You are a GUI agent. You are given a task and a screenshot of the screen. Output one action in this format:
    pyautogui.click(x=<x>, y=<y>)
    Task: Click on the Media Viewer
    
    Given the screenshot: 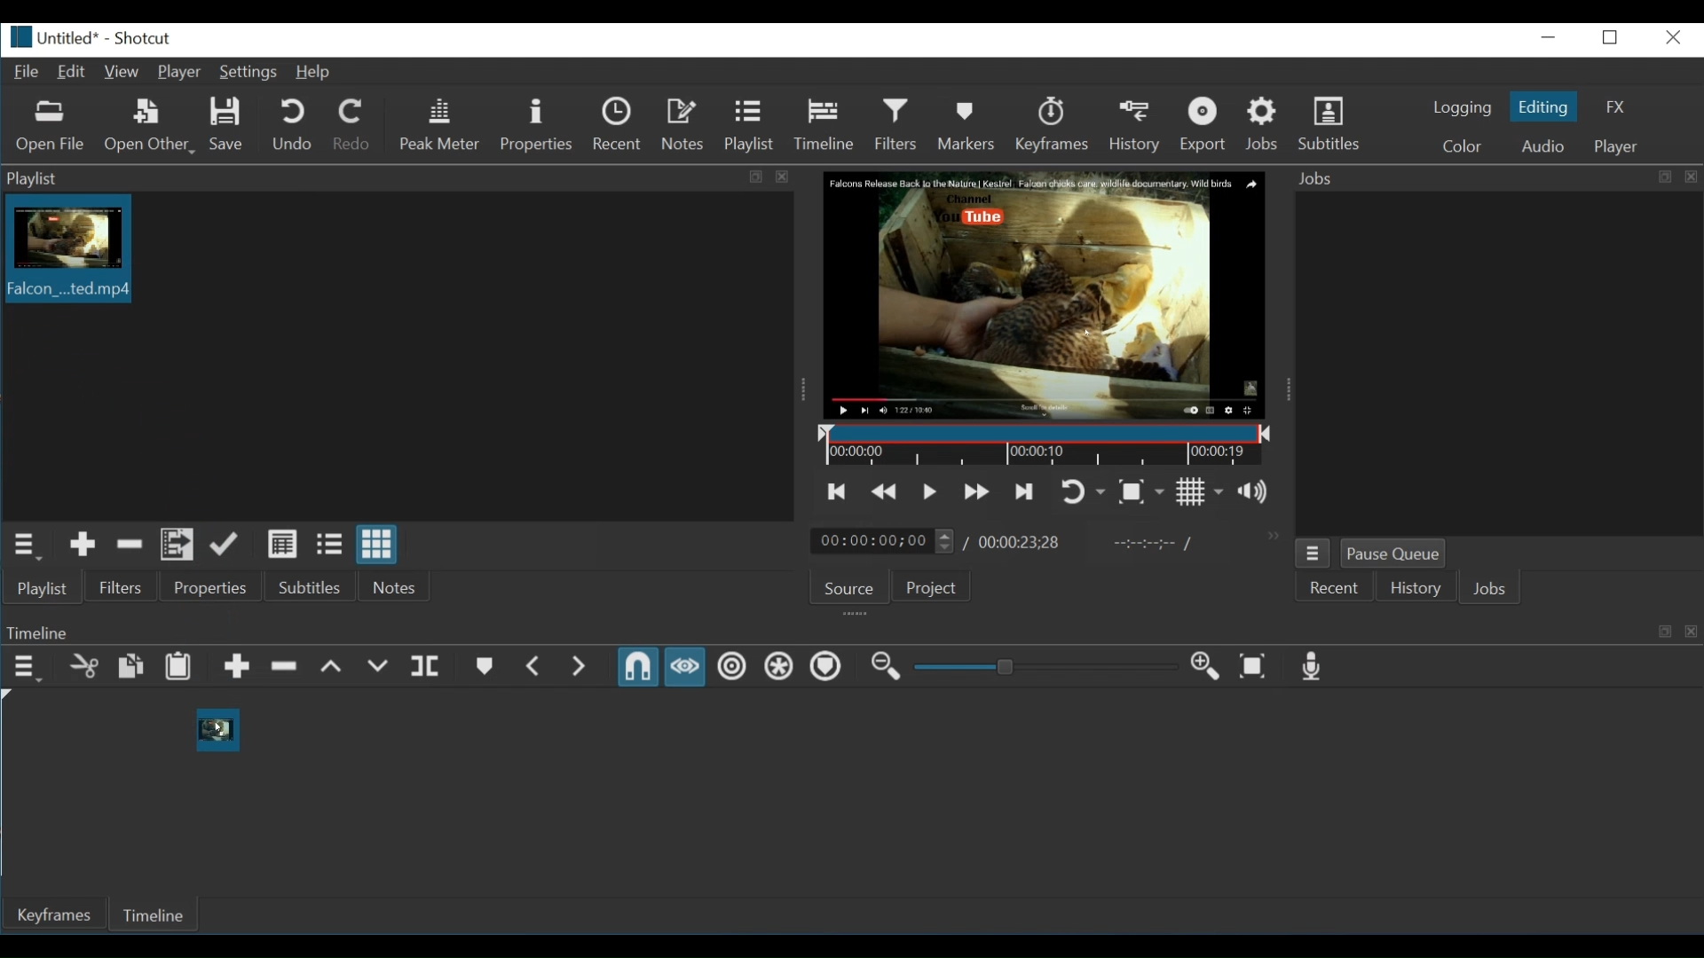 What is the action you would take?
    pyautogui.click(x=1046, y=296)
    